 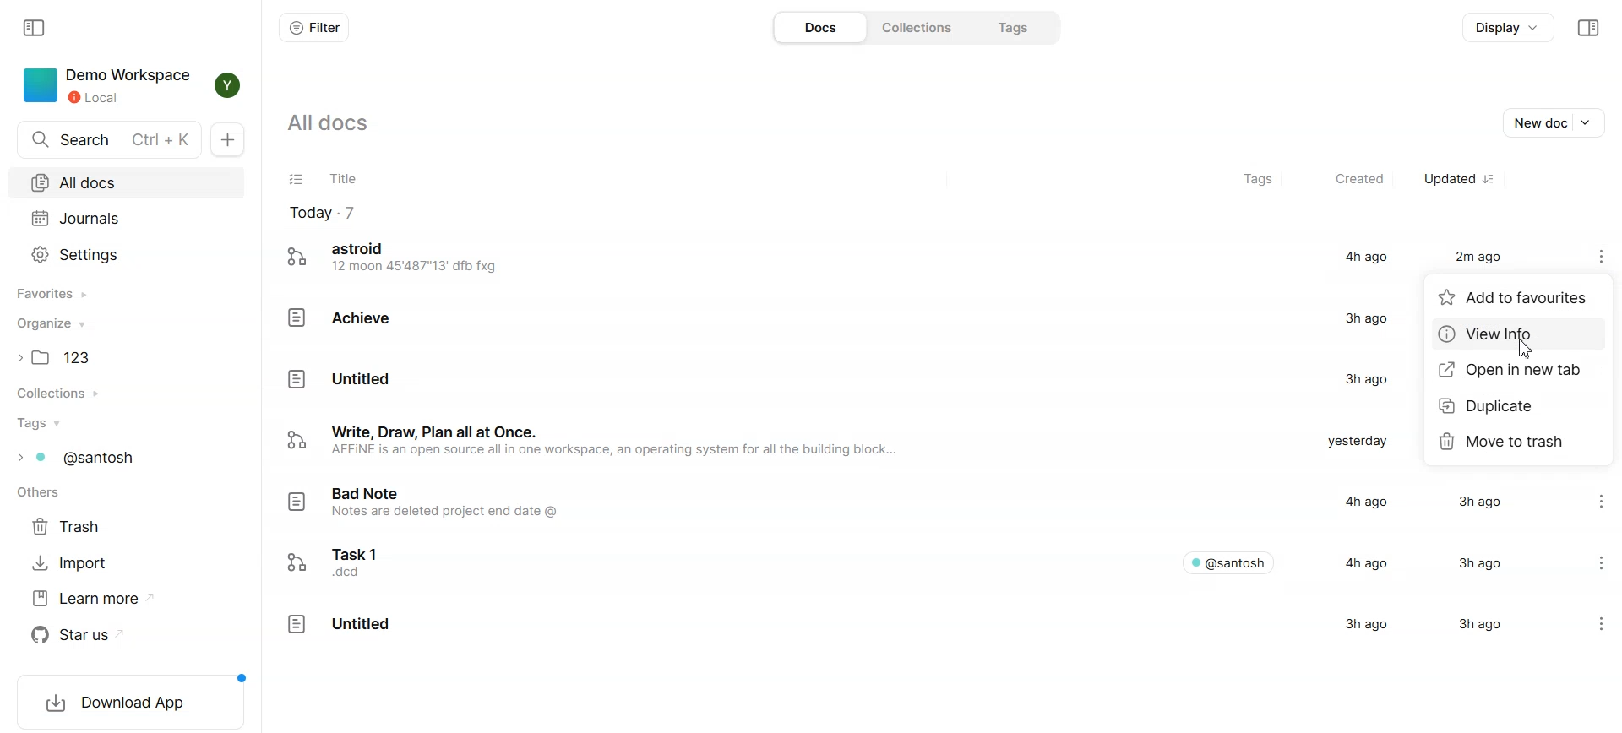 What do you see at coordinates (1603, 265) in the screenshot?
I see `Cursor on options` at bounding box center [1603, 265].